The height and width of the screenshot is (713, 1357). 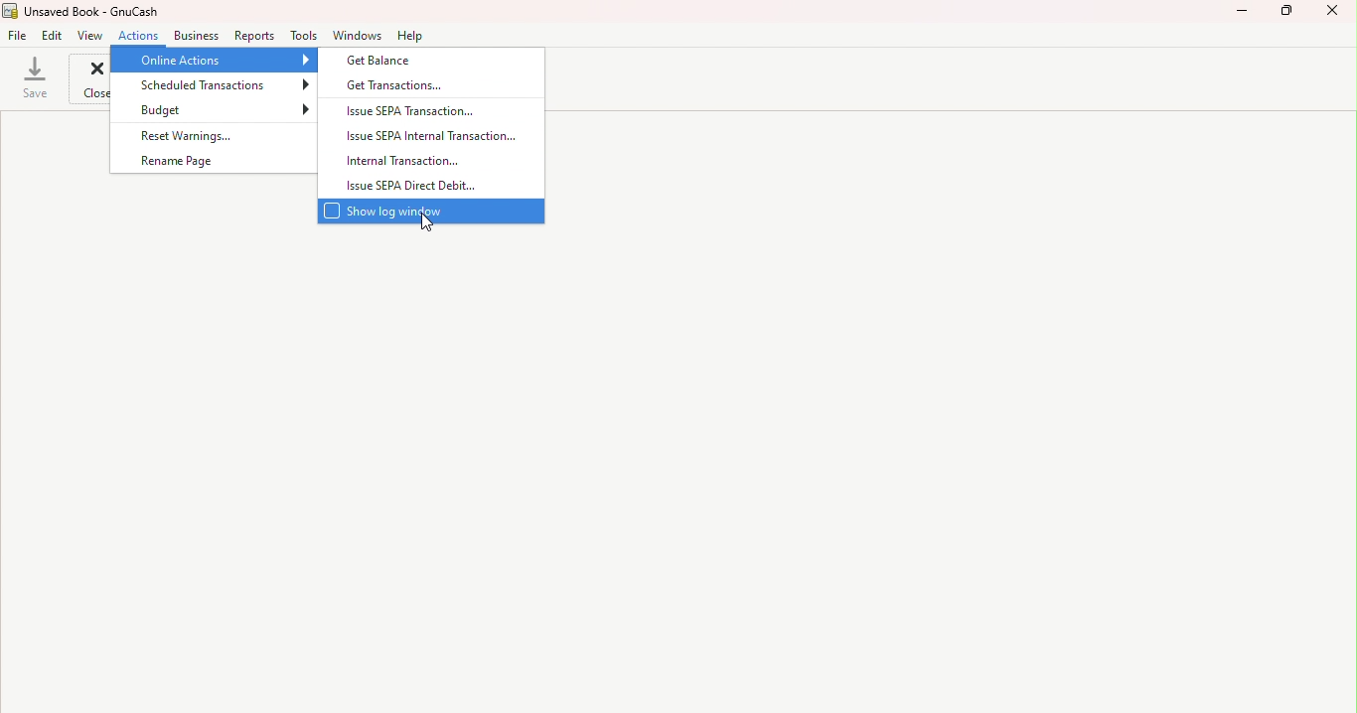 What do you see at coordinates (1334, 15) in the screenshot?
I see `Close` at bounding box center [1334, 15].